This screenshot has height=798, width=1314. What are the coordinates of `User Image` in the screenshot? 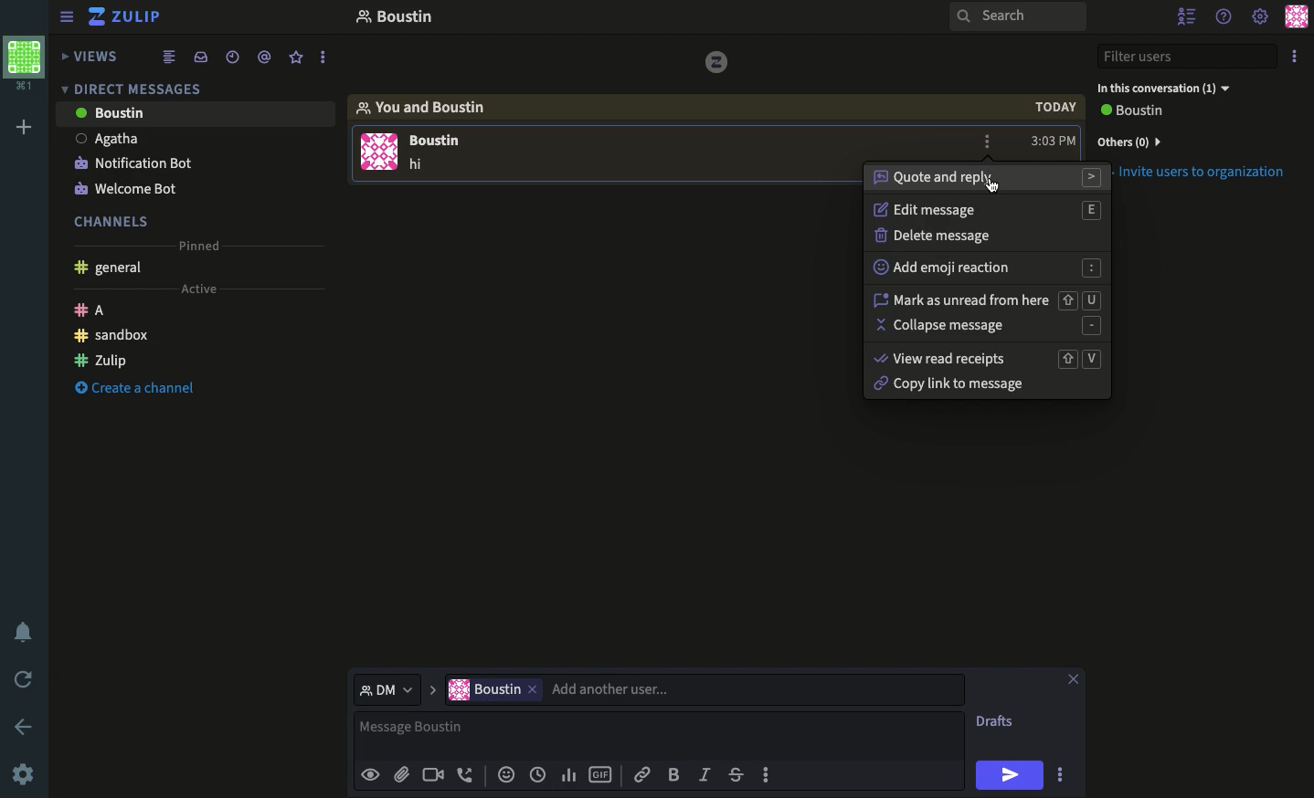 It's located at (379, 155).